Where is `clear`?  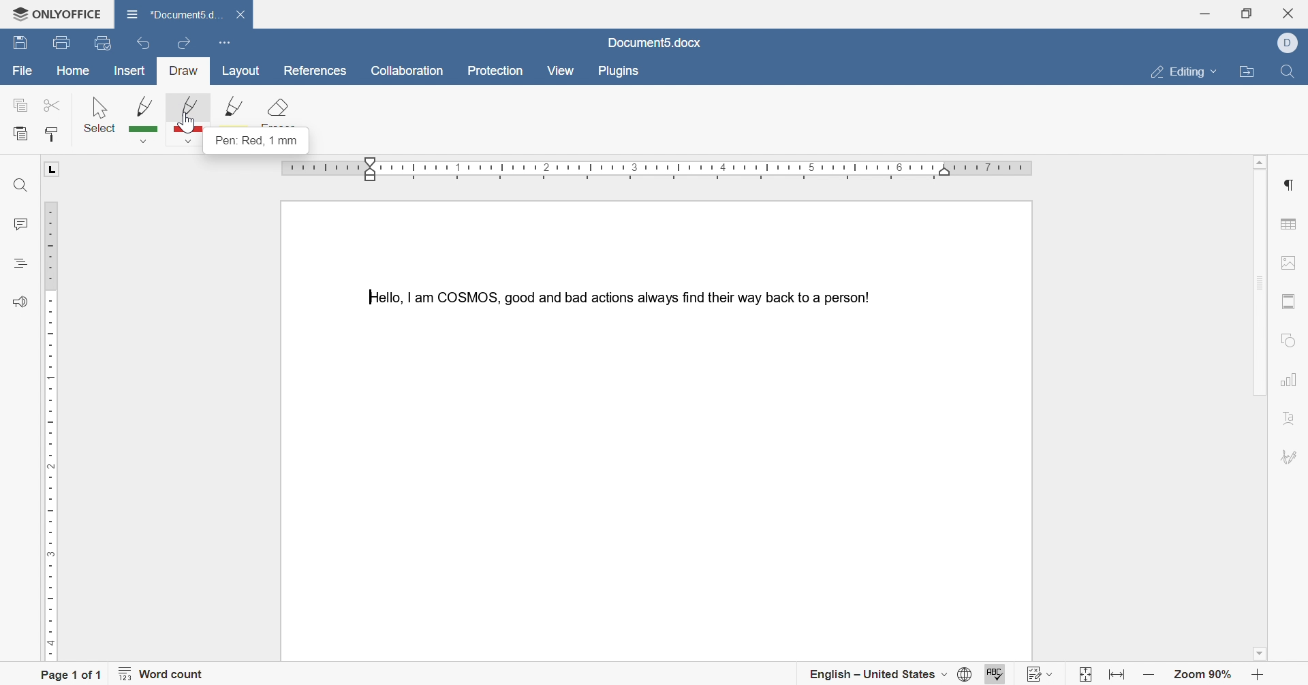
clear is located at coordinates (277, 112).